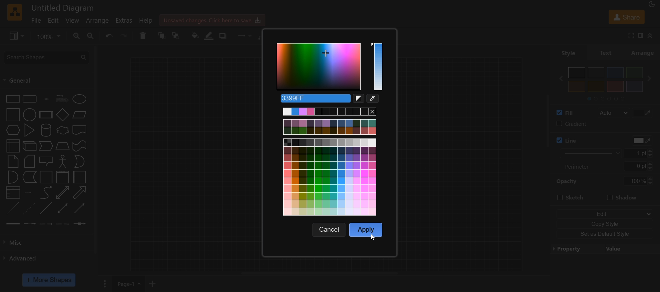 The height and width of the screenshot is (292, 660). Describe the element at coordinates (366, 229) in the screenshot. I see `apply` at that location.